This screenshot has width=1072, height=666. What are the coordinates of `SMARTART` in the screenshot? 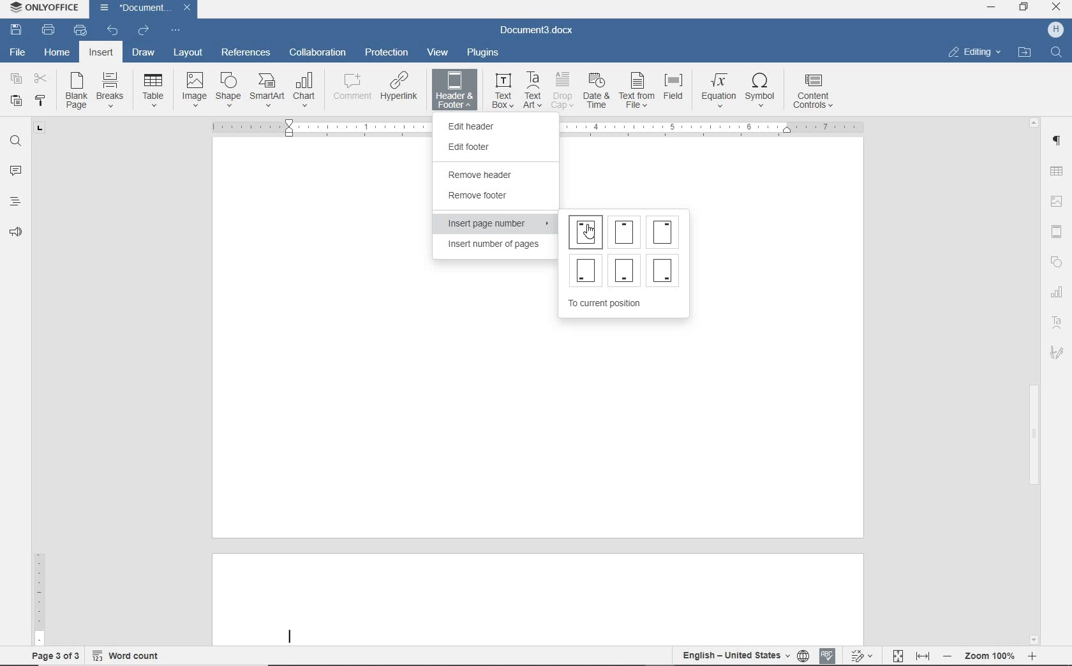 It's located at (267, 91).